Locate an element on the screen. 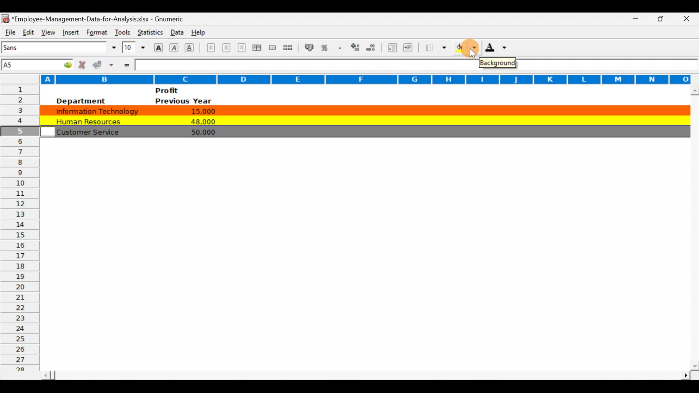 The height and width of the screenshot is (393, 699). Cursor on background is located at coordinates (474, 48).